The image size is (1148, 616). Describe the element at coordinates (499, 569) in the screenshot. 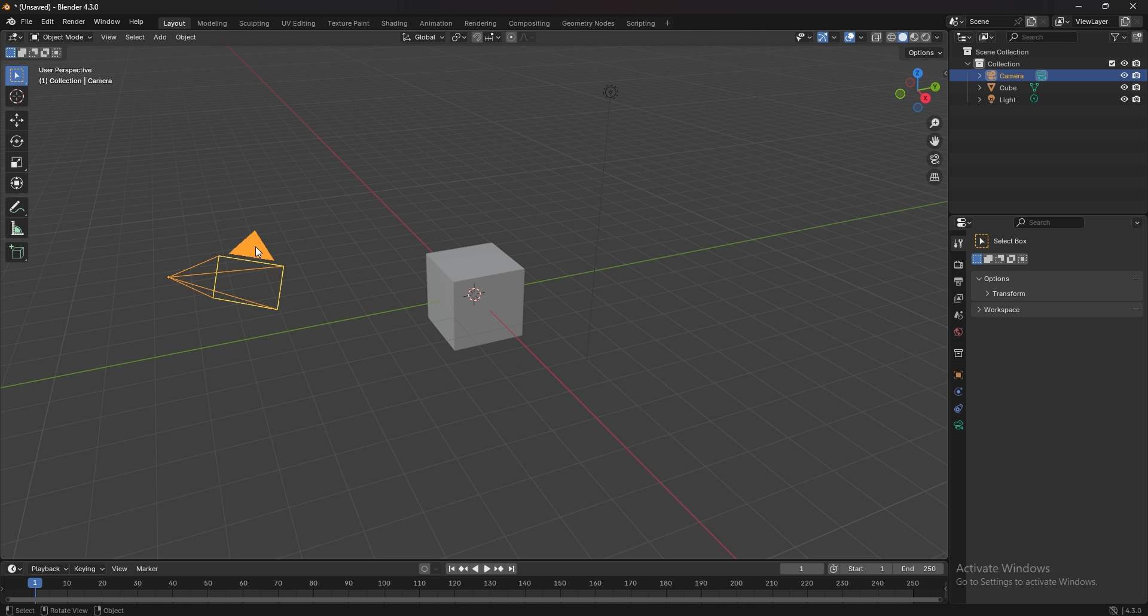

I see `jump to keyframe` at that location.